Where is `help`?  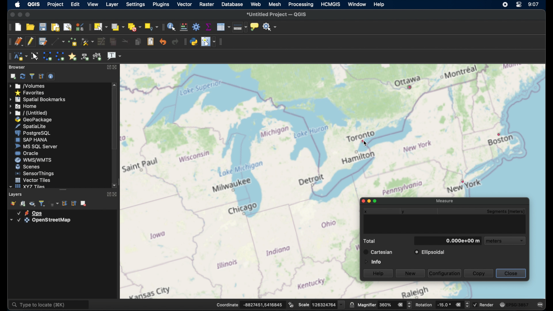
help is located at coordinates (378, 4).